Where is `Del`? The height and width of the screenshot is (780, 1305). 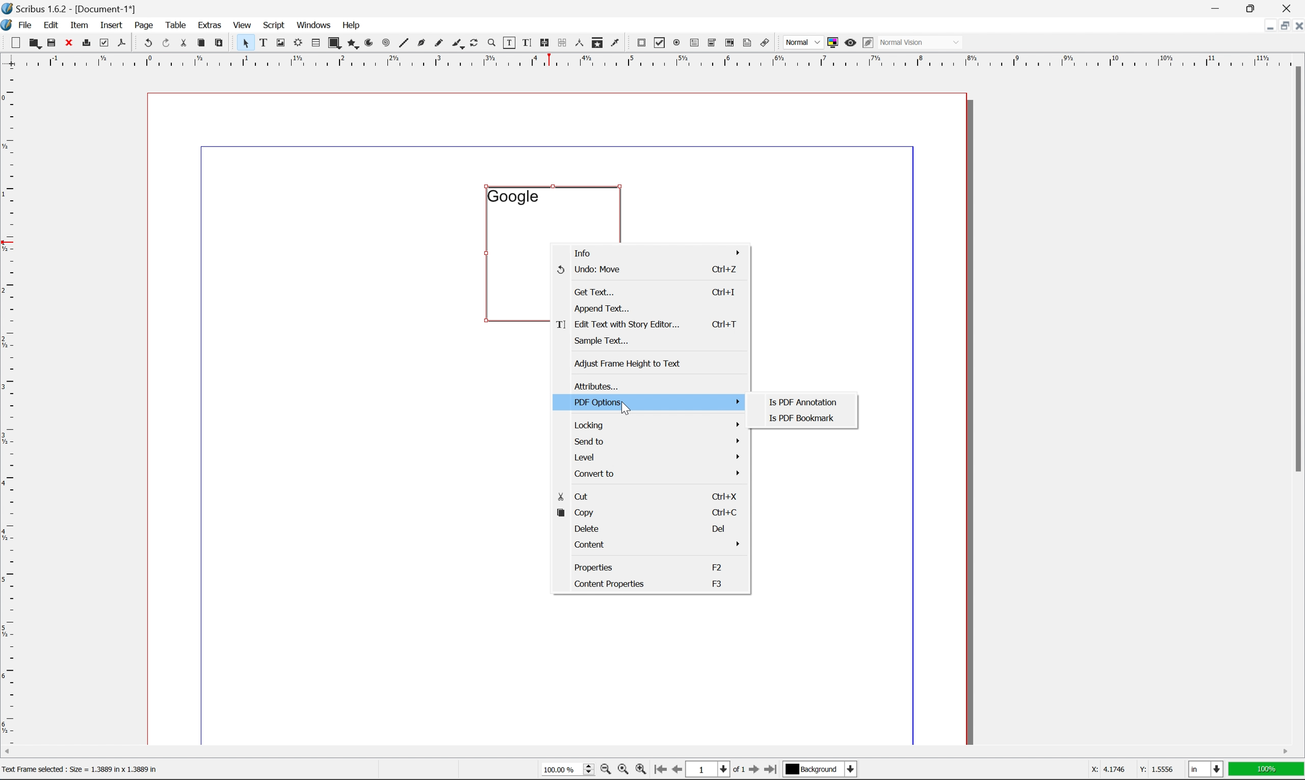
Del is located at coordinates (720, 529).